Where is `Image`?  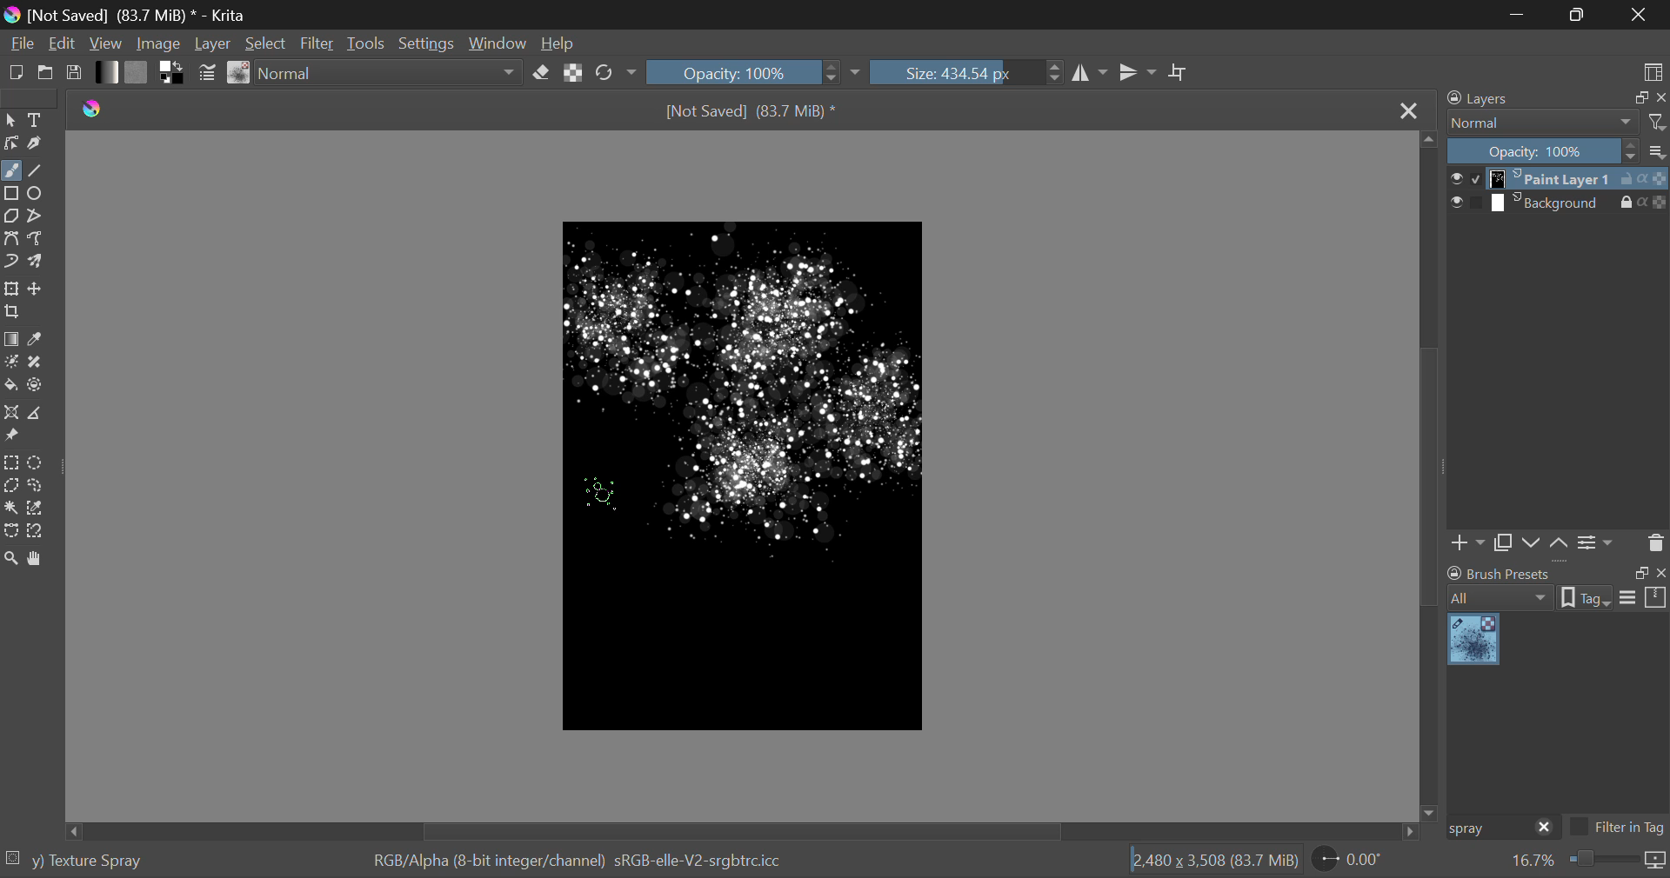
Image is located at coordinates (164, 42).